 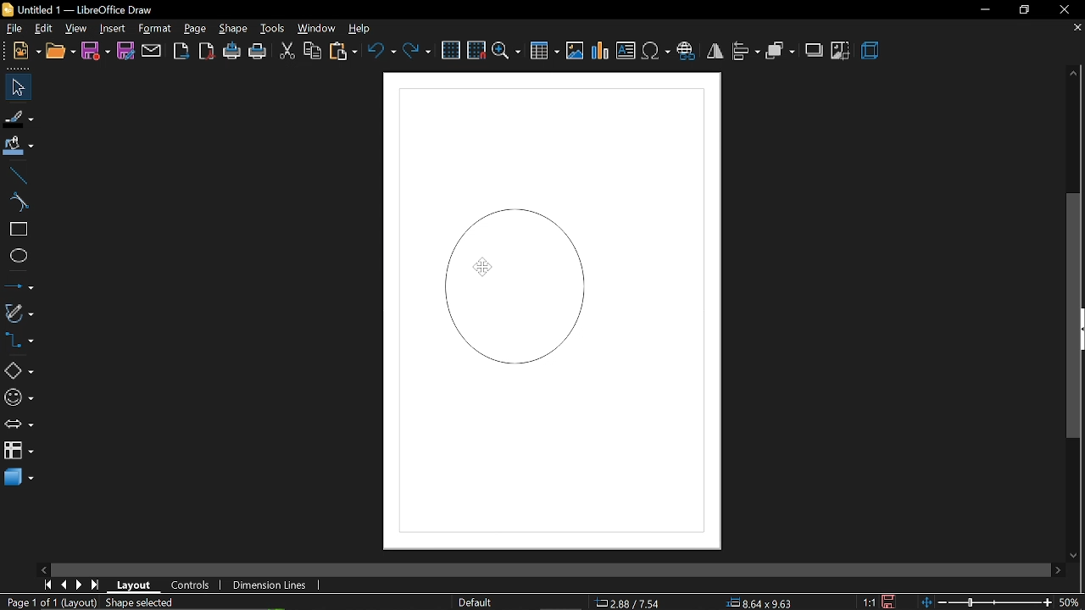 I want to click on flowchart, so click(x=17, y=449).